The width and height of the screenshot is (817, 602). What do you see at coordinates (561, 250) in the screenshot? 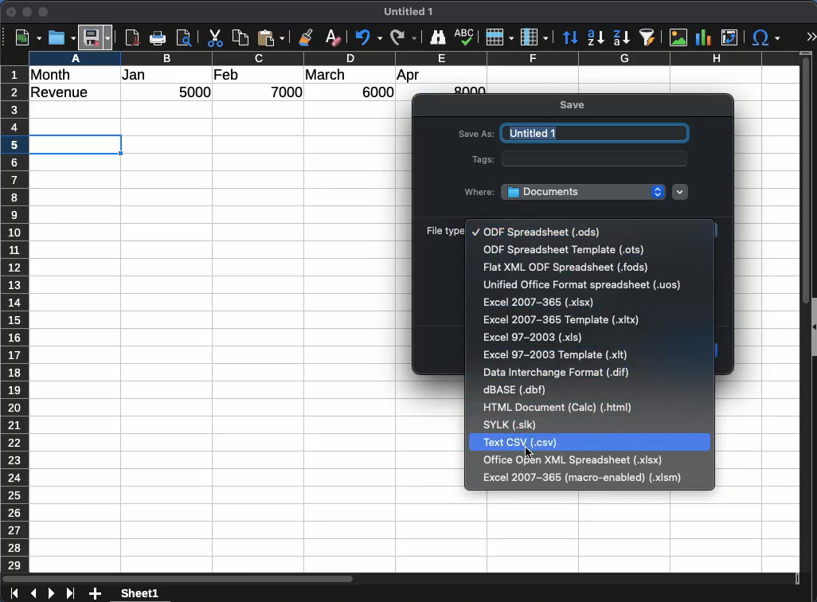
I see `odf spreadsheet template` at bounding box center [561, 250].